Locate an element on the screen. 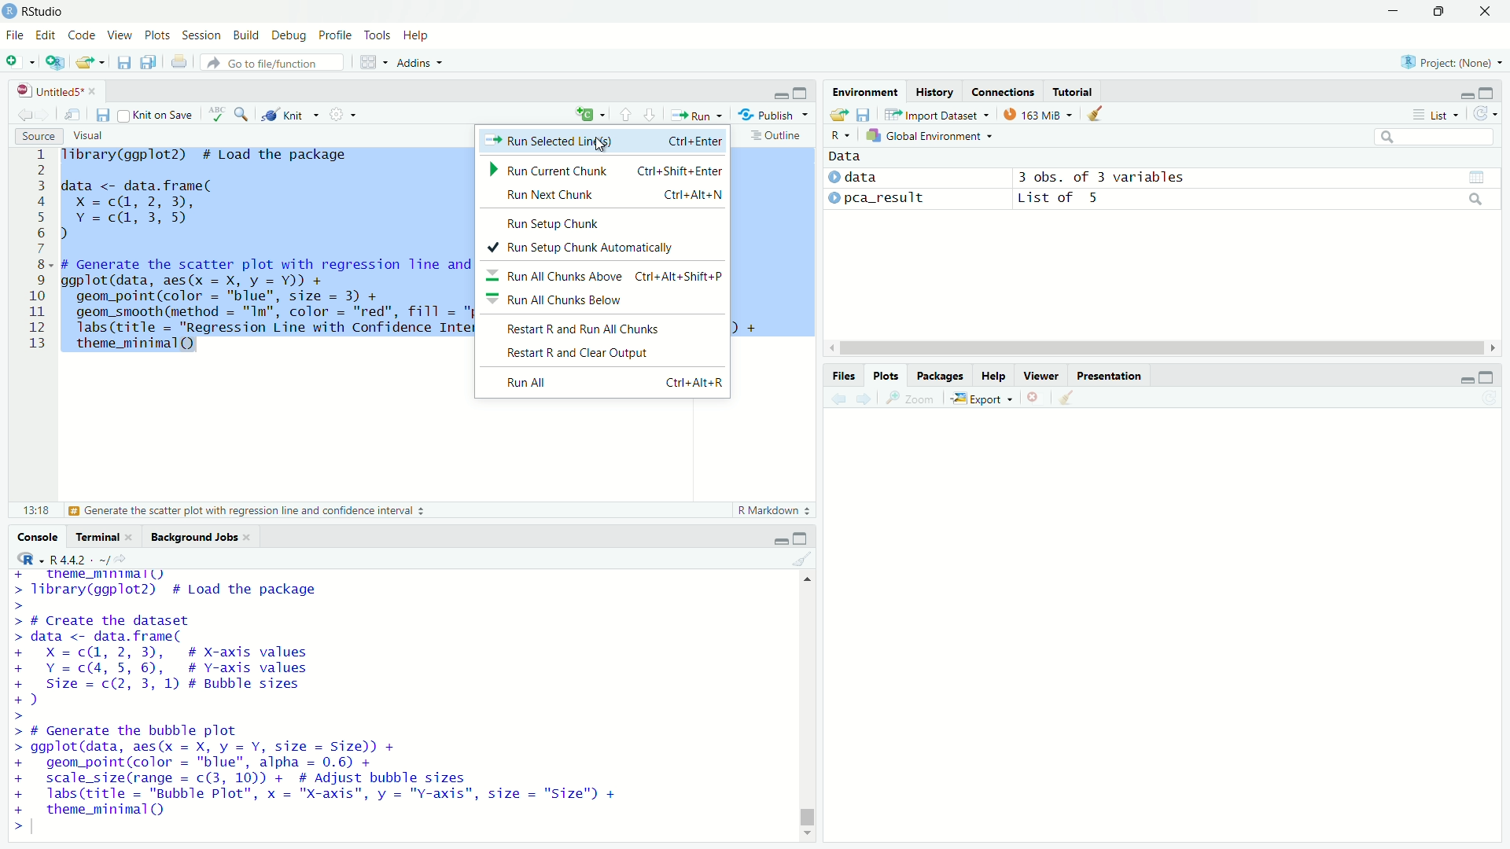 Image resolution: width=1510 pixels, height=849 pixels. New file is located at coordinates (19, 61).